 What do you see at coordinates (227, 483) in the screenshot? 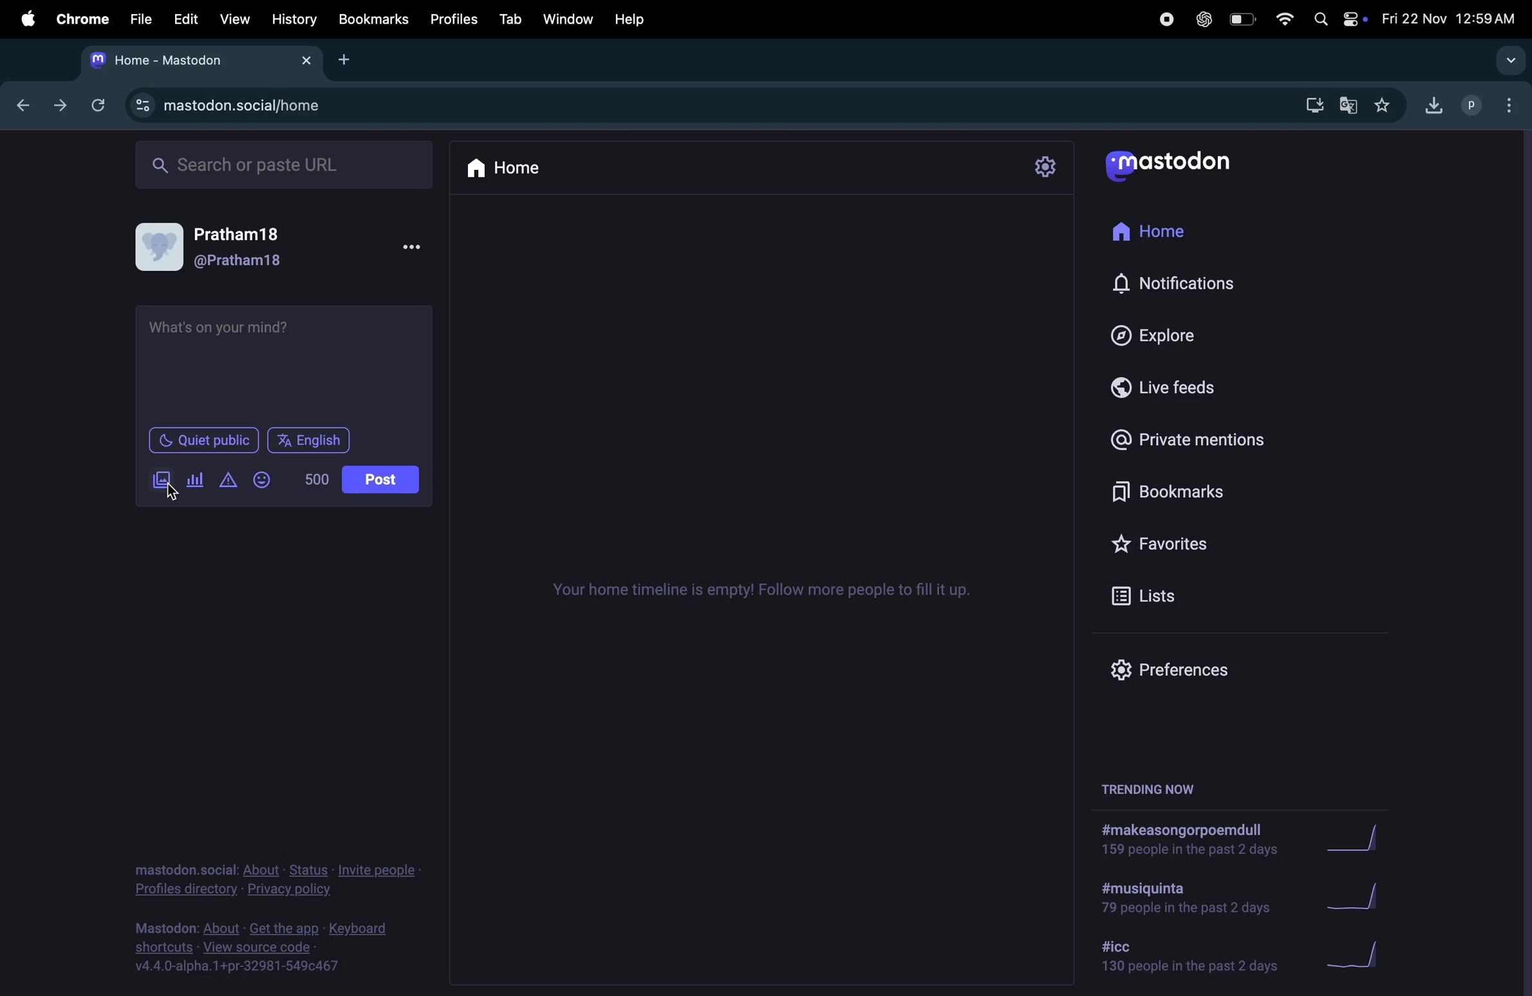
I see `content warning` at bounding box center [227, 483].